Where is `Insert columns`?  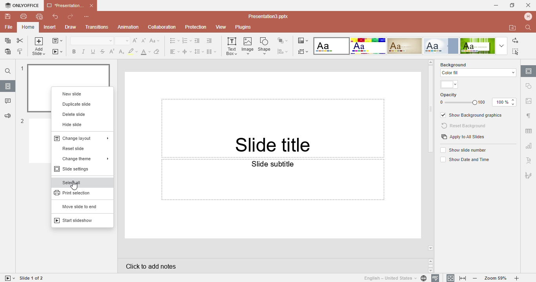 Insert columns is located at coordinates (212, 51).